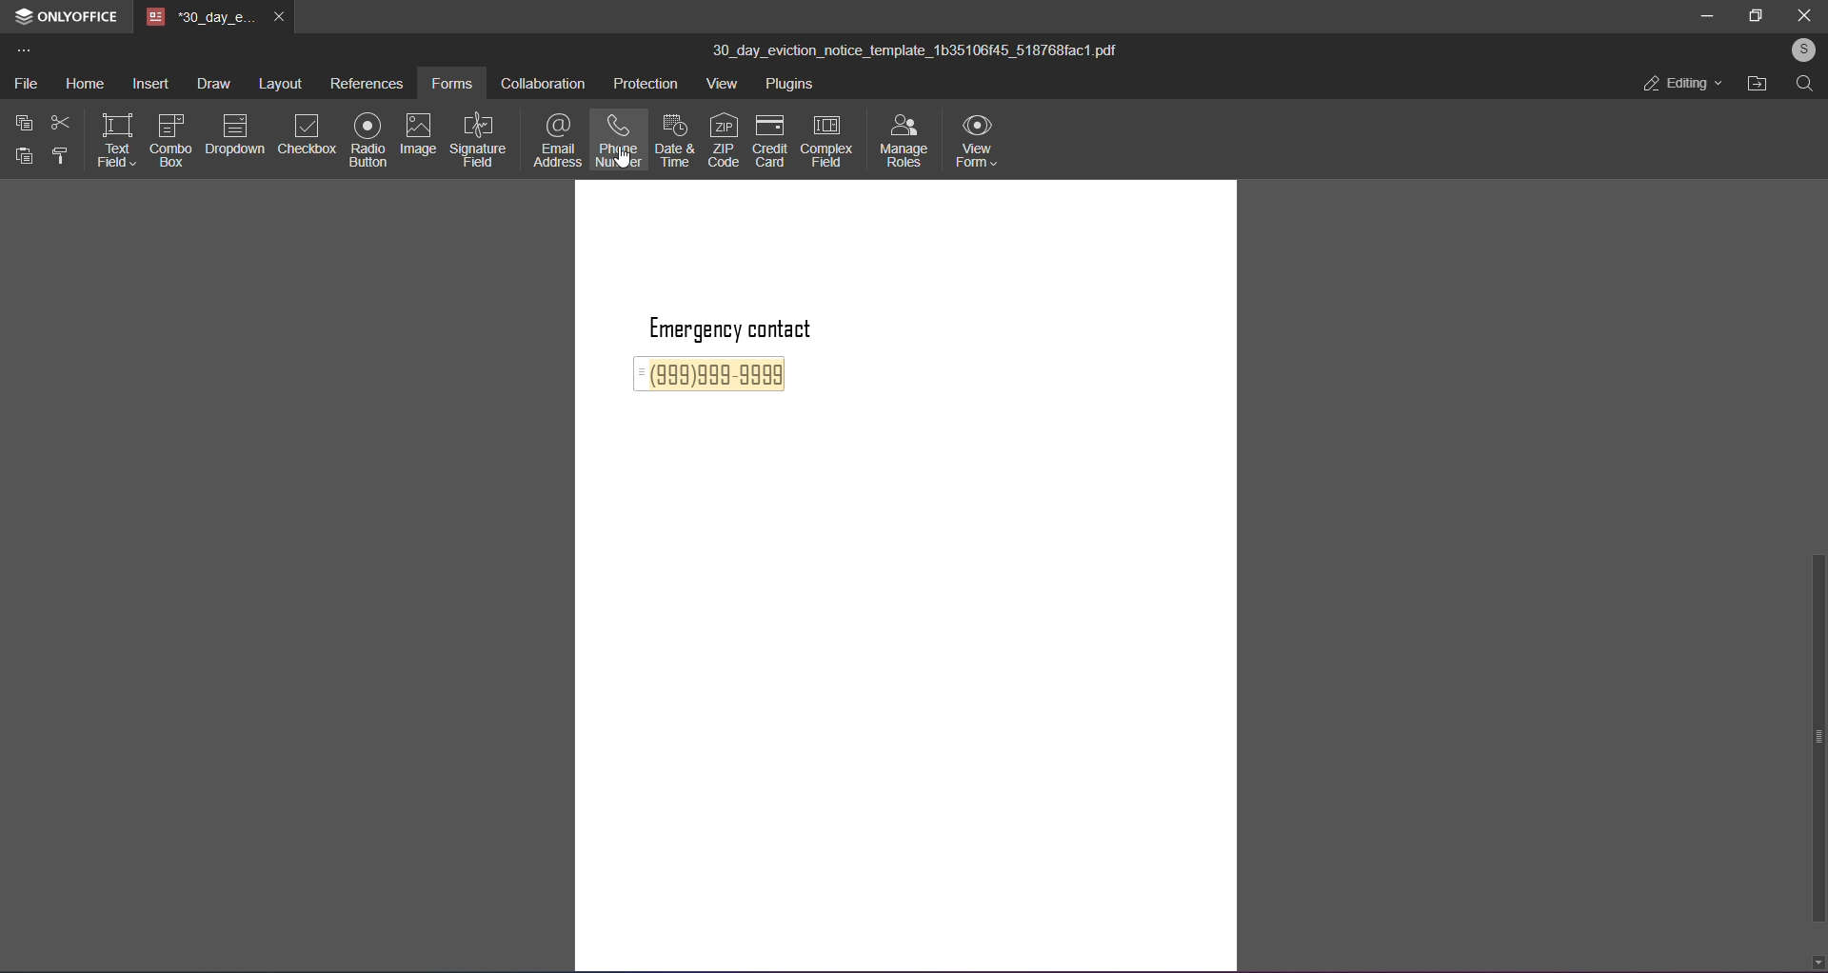  What do you see at coordinates (555, 141) in the screenshot?
I see `email address` at bounding box center [555, 141].